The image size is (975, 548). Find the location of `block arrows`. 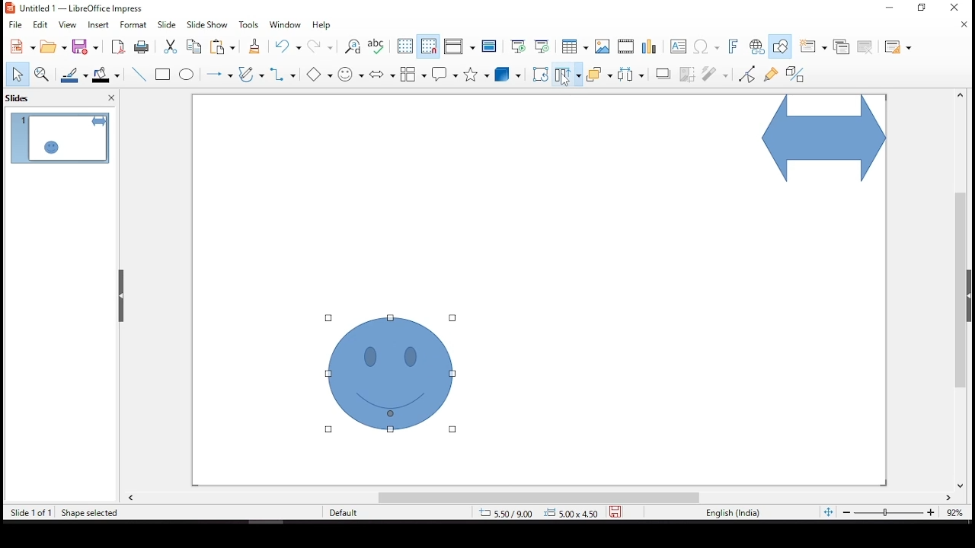

block arrows is located at coordinates (382, 75).